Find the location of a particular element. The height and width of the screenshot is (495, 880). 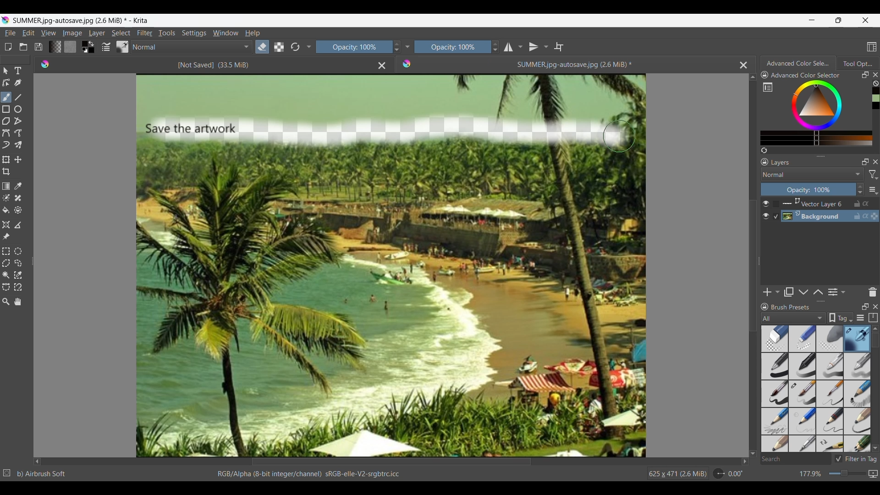

Freehand path tool is located at coordinates (18, 132).